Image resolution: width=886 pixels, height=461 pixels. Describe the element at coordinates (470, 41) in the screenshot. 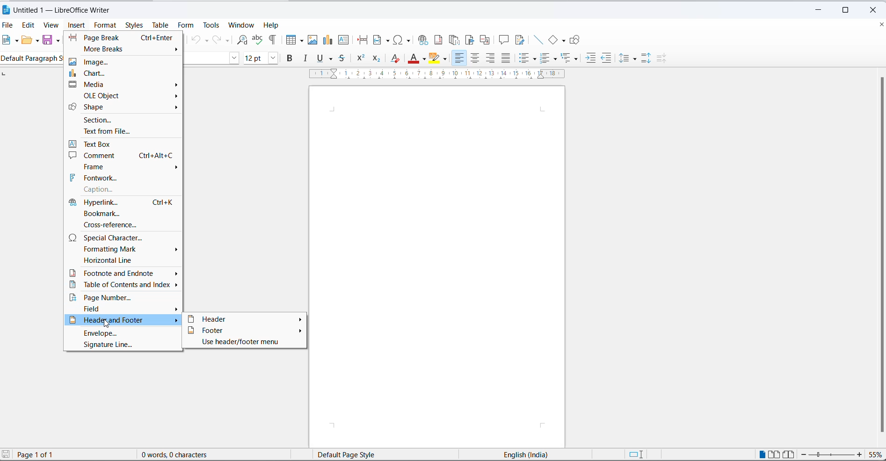

I see `insert bookmark` at that location.